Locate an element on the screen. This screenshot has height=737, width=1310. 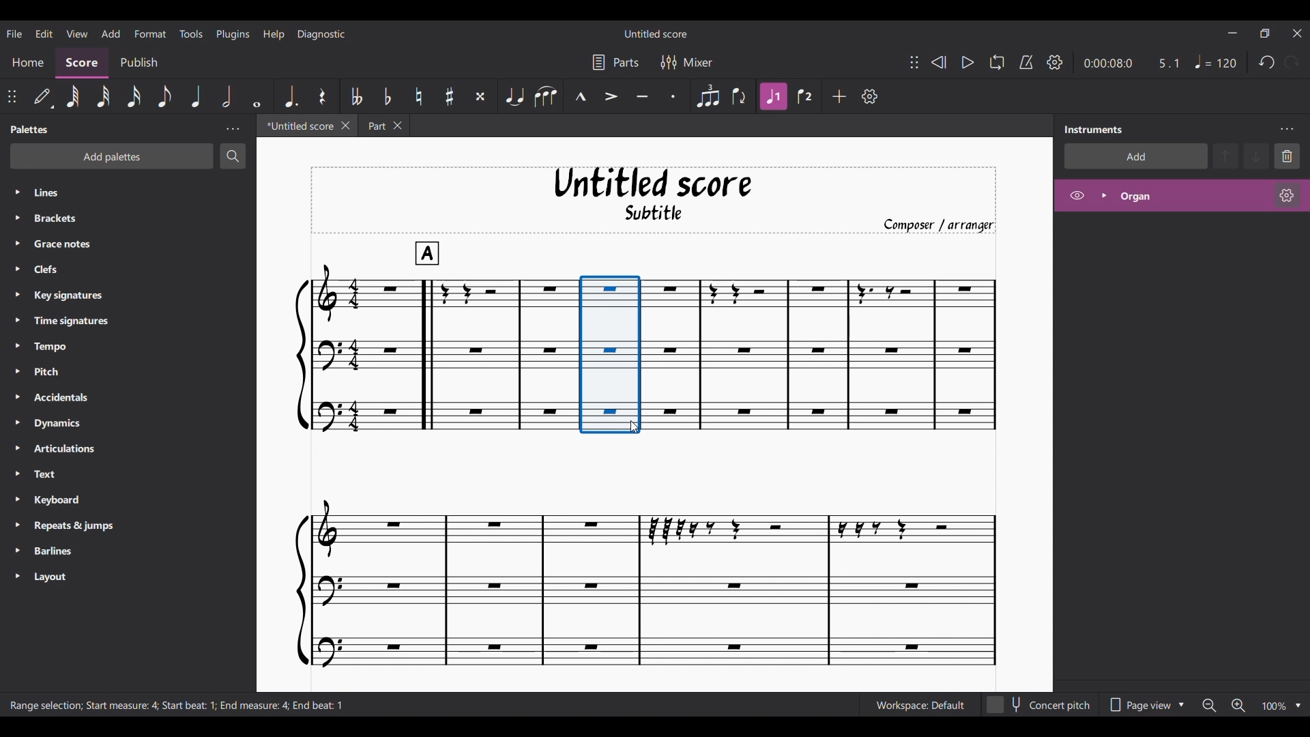
Description of current selection is located at coordinates (178, 706).